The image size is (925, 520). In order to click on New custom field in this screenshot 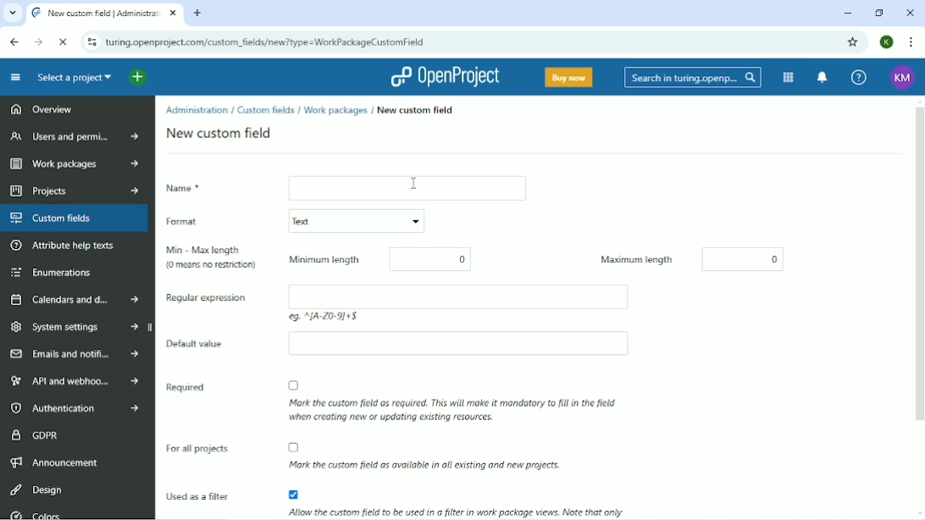, I will do `click(416, 109)`.